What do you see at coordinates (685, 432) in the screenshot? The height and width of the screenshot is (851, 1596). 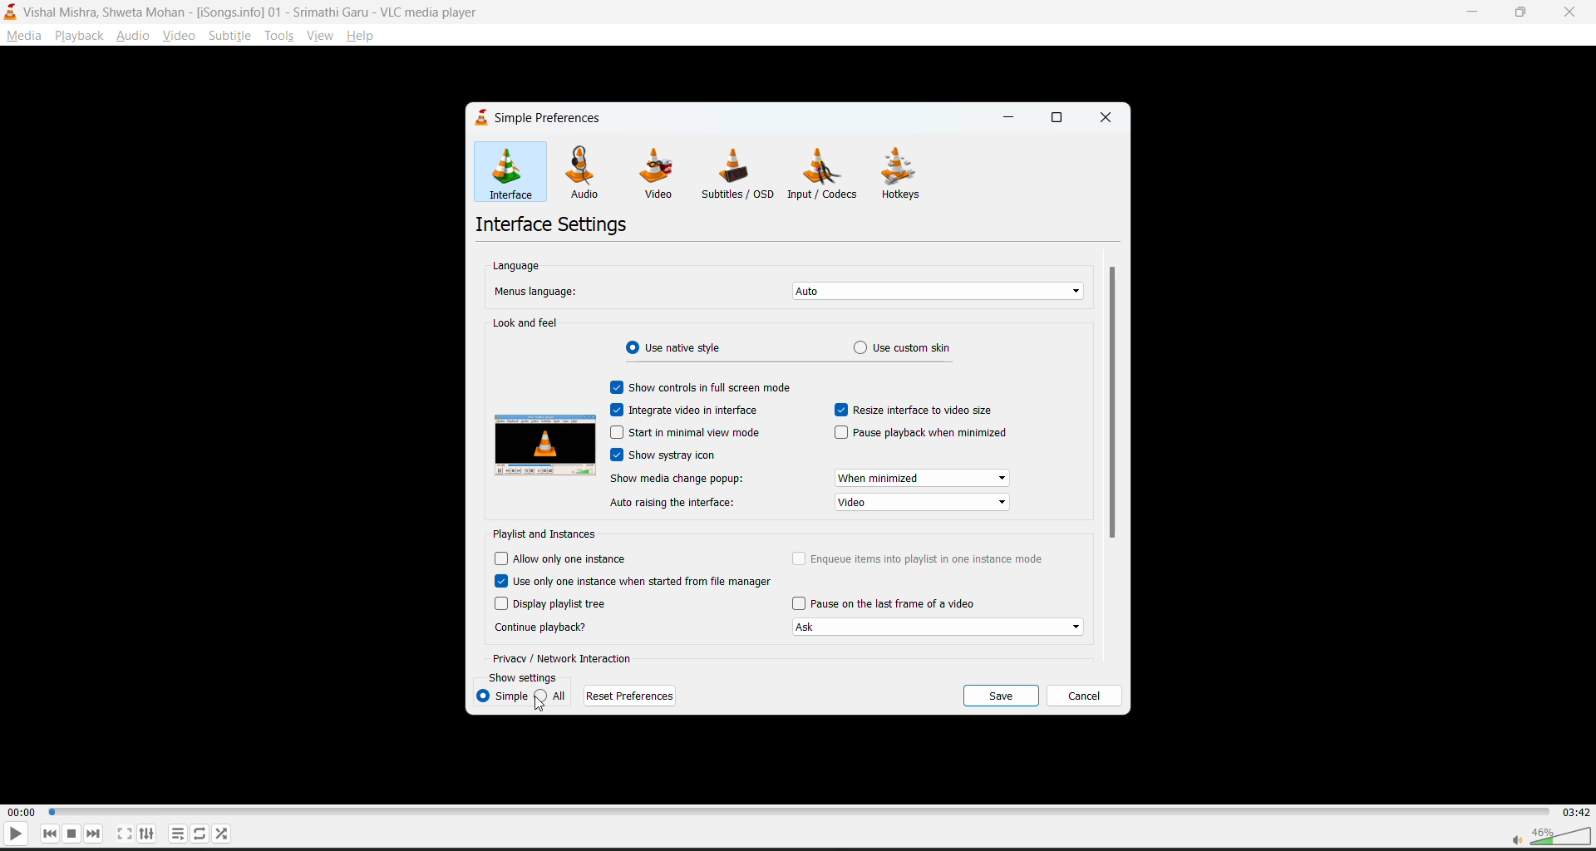 I see `start in minimal view mode` at bounding box center [685, 432].